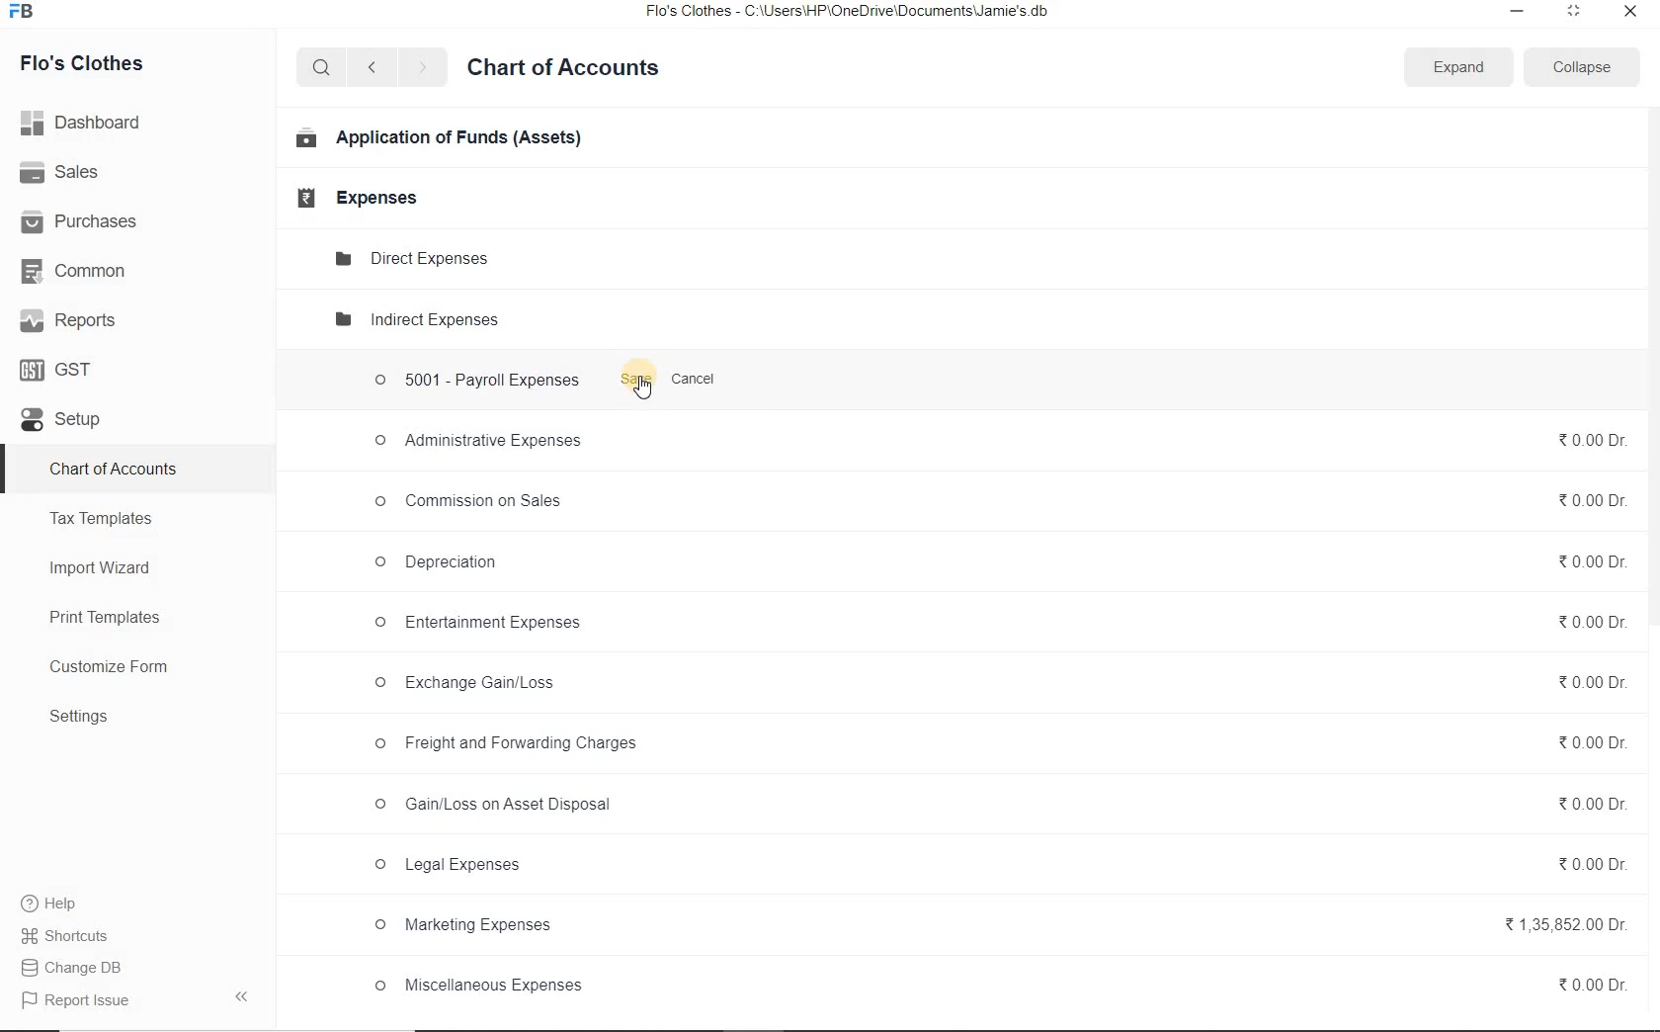 The height and width of the screenshot is (1032, 1660). Describe the element at coordinates (1572, 15) in the screenshot. I see `restore down` at that location.